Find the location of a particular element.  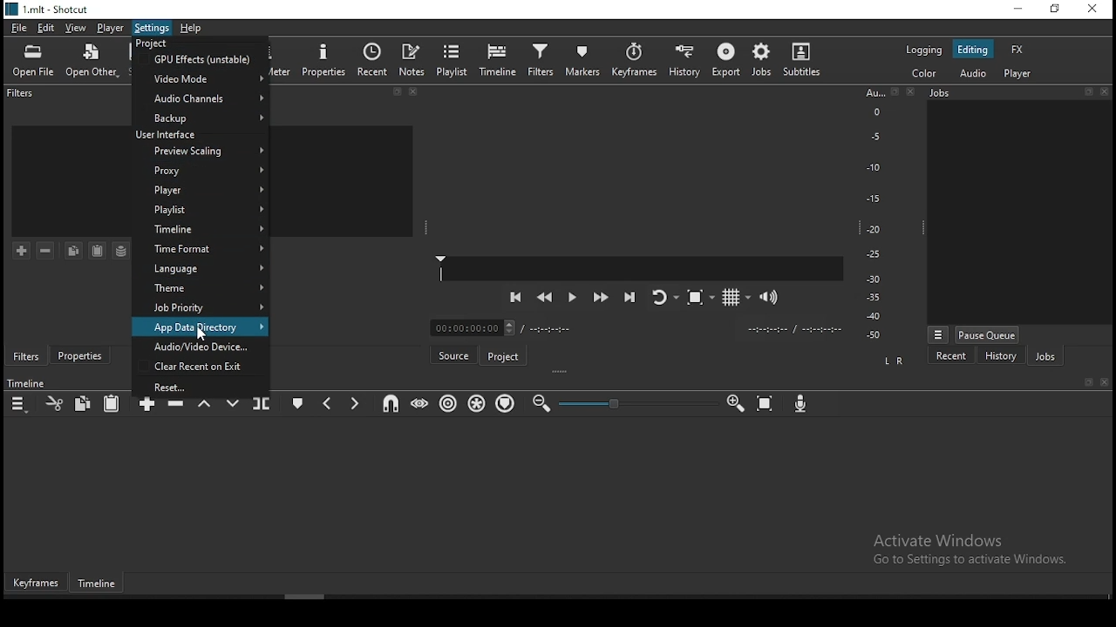

open other is located at coordinates (93, 59).